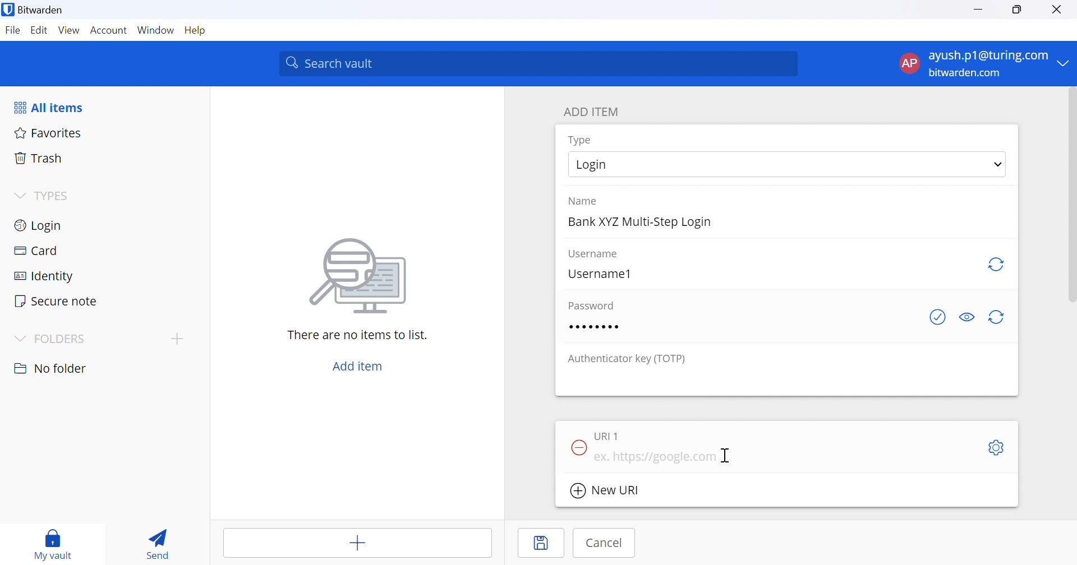 This screenshot has width=1077, height=565. I want to click on Window, so click(155, 30).